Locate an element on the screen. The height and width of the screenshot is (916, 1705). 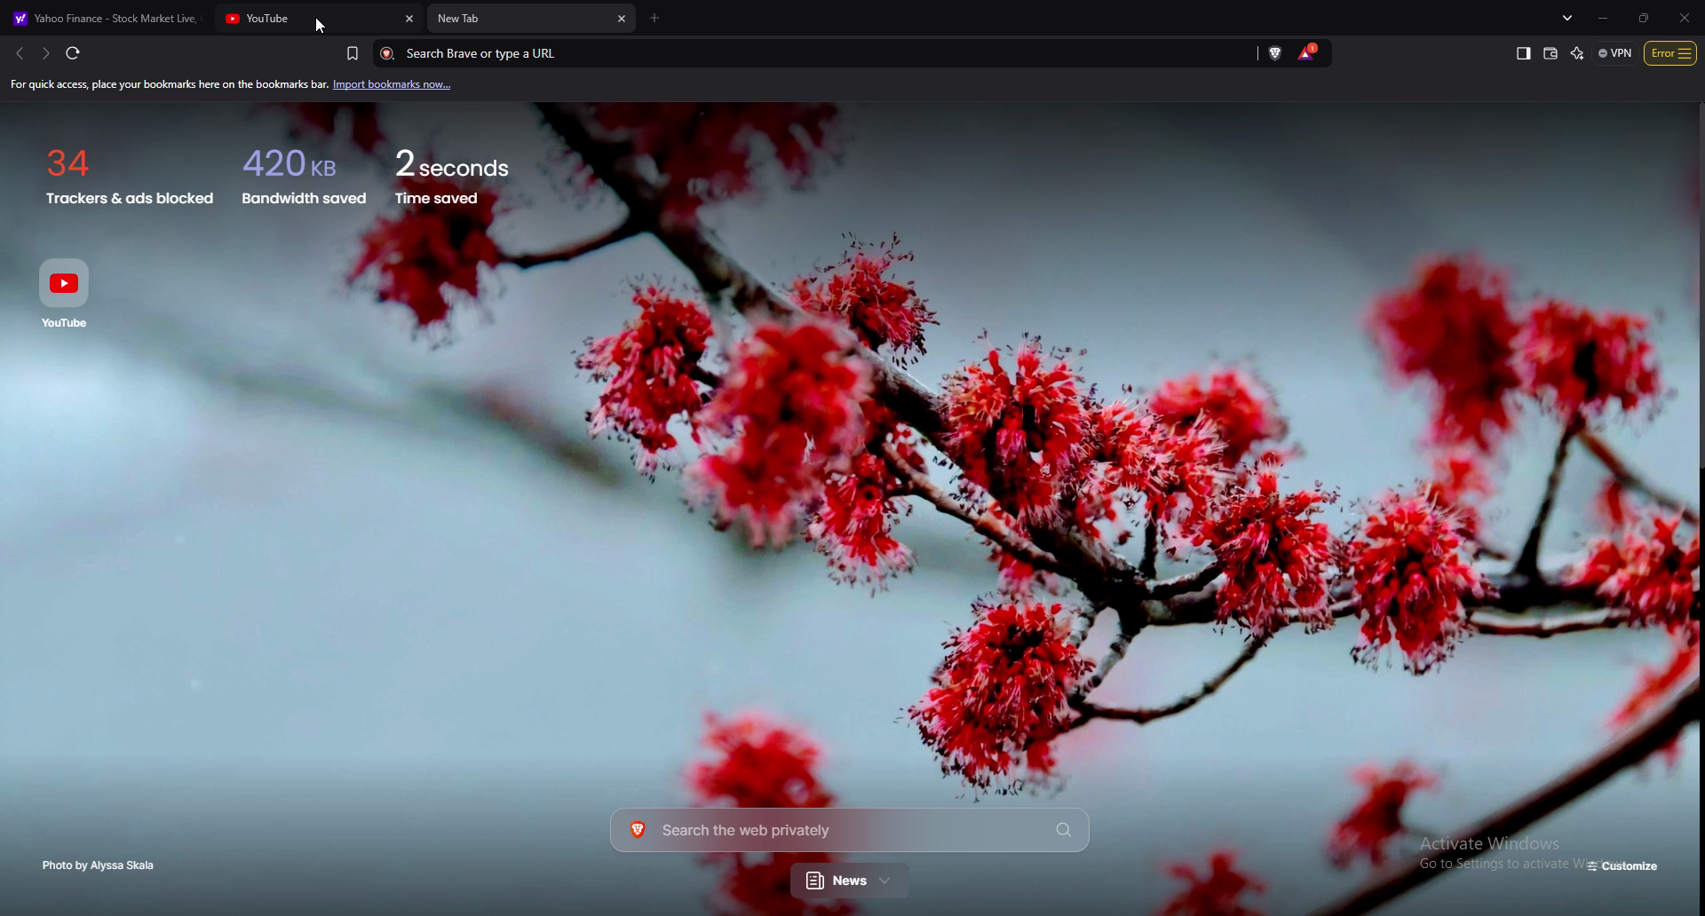
. Import bookmarks now. is located at coordinates (403, 85).